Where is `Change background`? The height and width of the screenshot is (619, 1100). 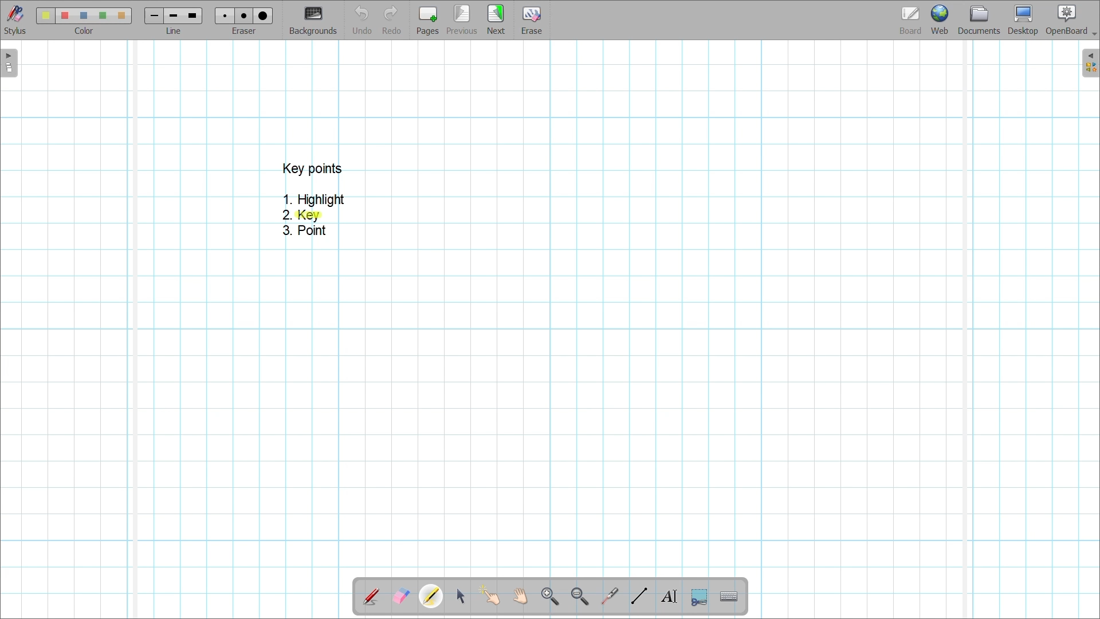 Change background is located at coordinates (313, 20).